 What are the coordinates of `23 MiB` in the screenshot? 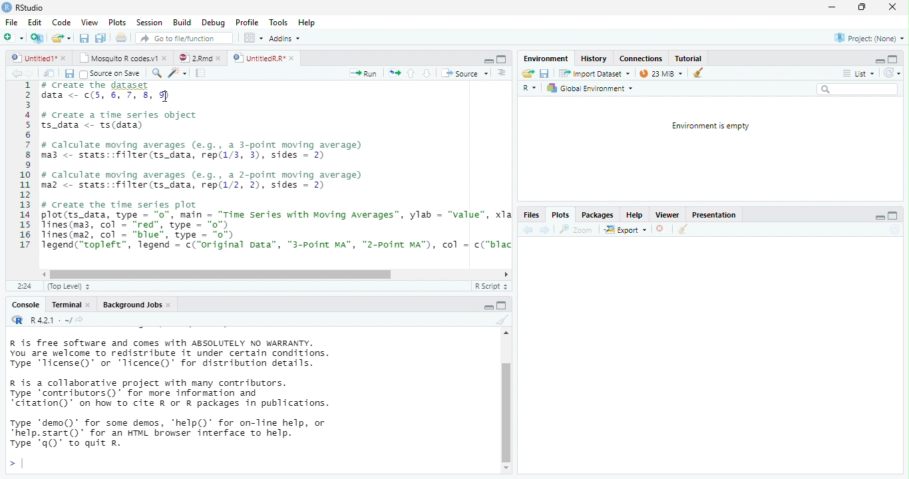 It's located at (660, 73).